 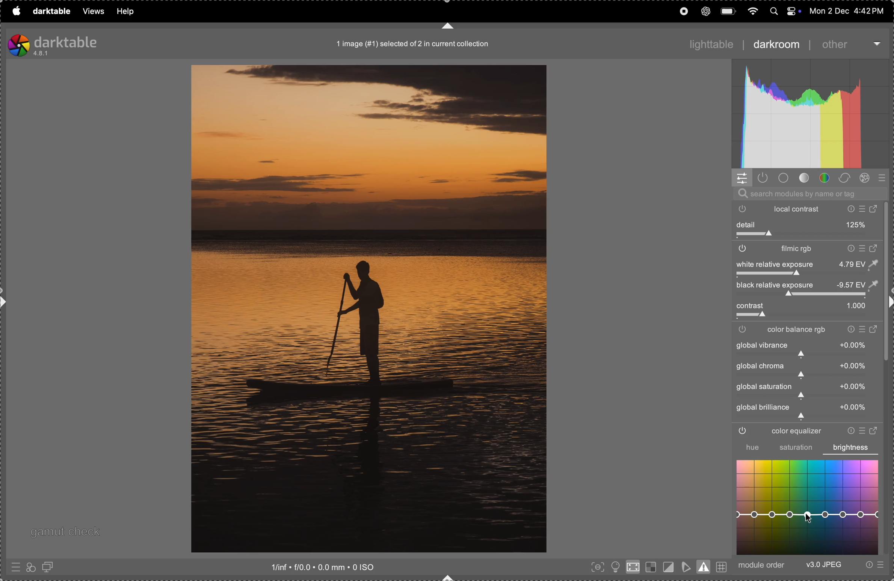 What do you see at coordinates (803, 295) in the screenshot?
I see `togglebar` at bounding box center [803, 295].